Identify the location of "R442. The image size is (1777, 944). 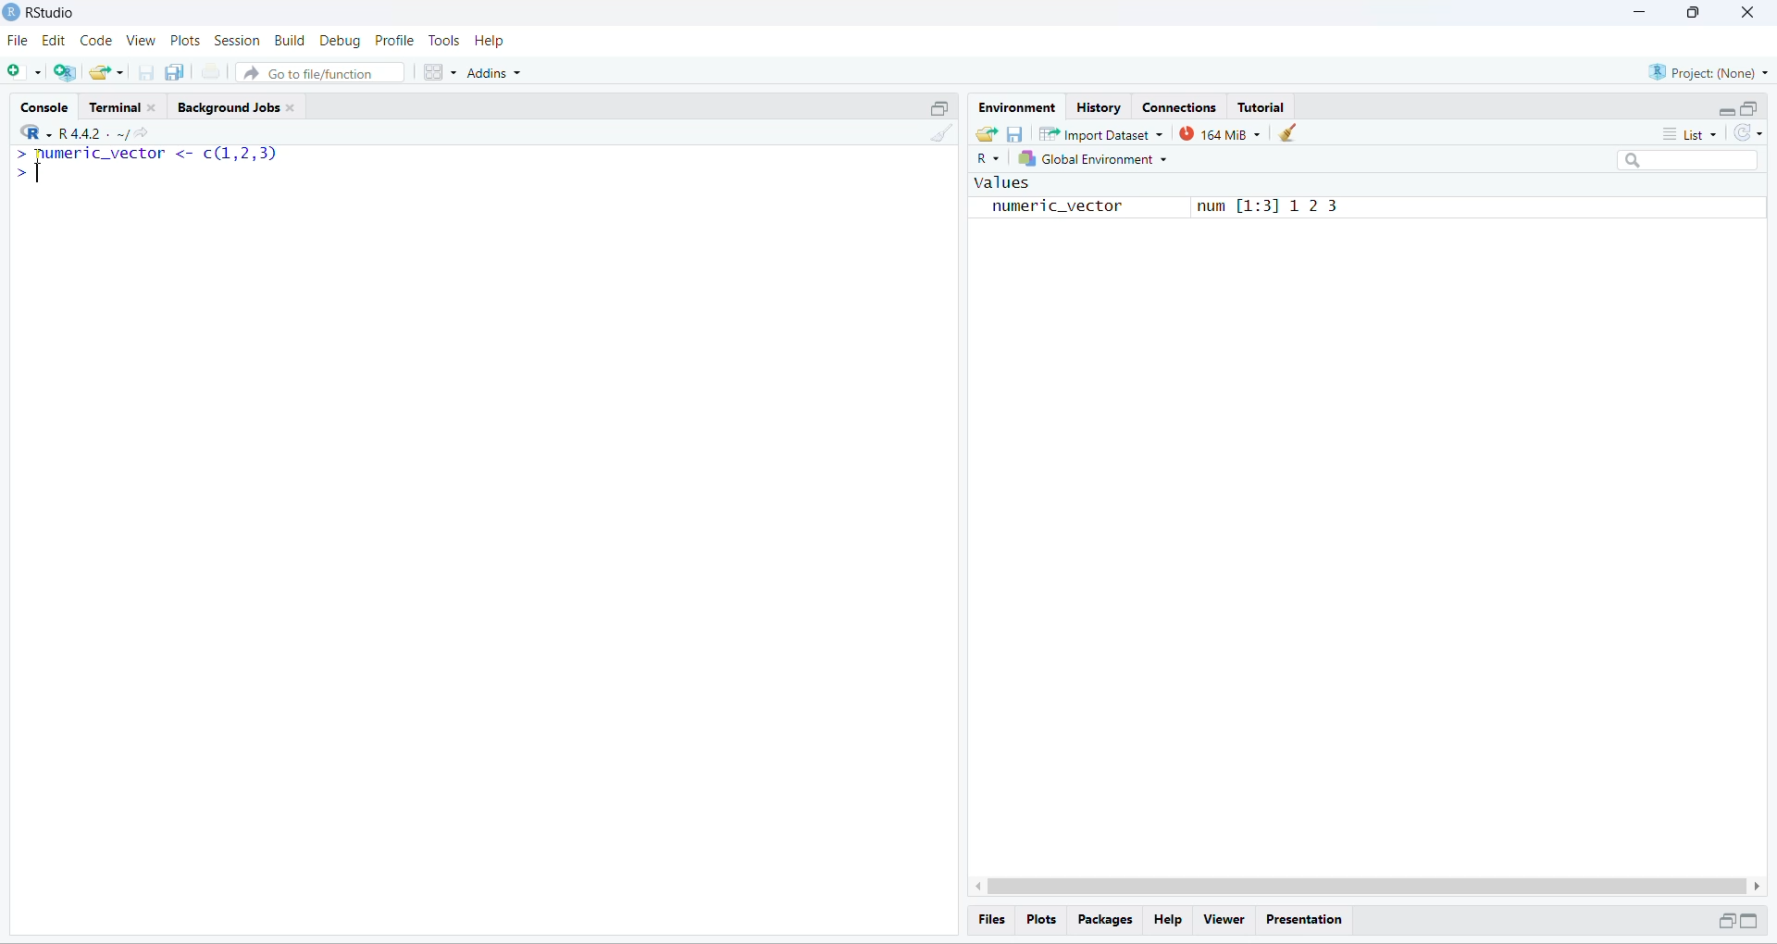
(60, 132).